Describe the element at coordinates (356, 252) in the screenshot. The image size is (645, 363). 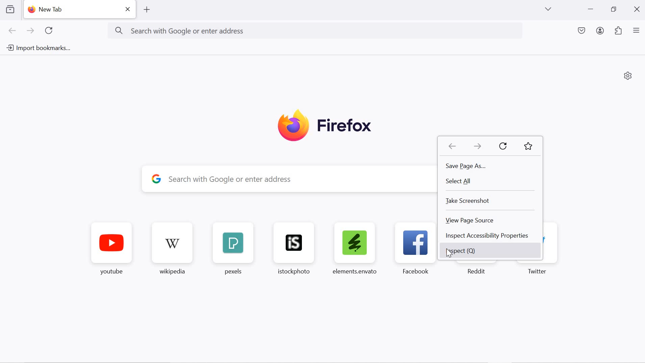
I see `elements.envato` at that location.